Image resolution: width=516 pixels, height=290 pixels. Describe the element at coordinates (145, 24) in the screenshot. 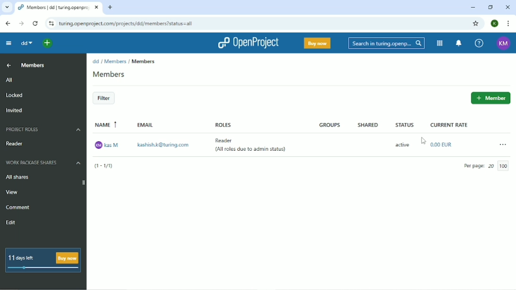

I see `Site` at that location.